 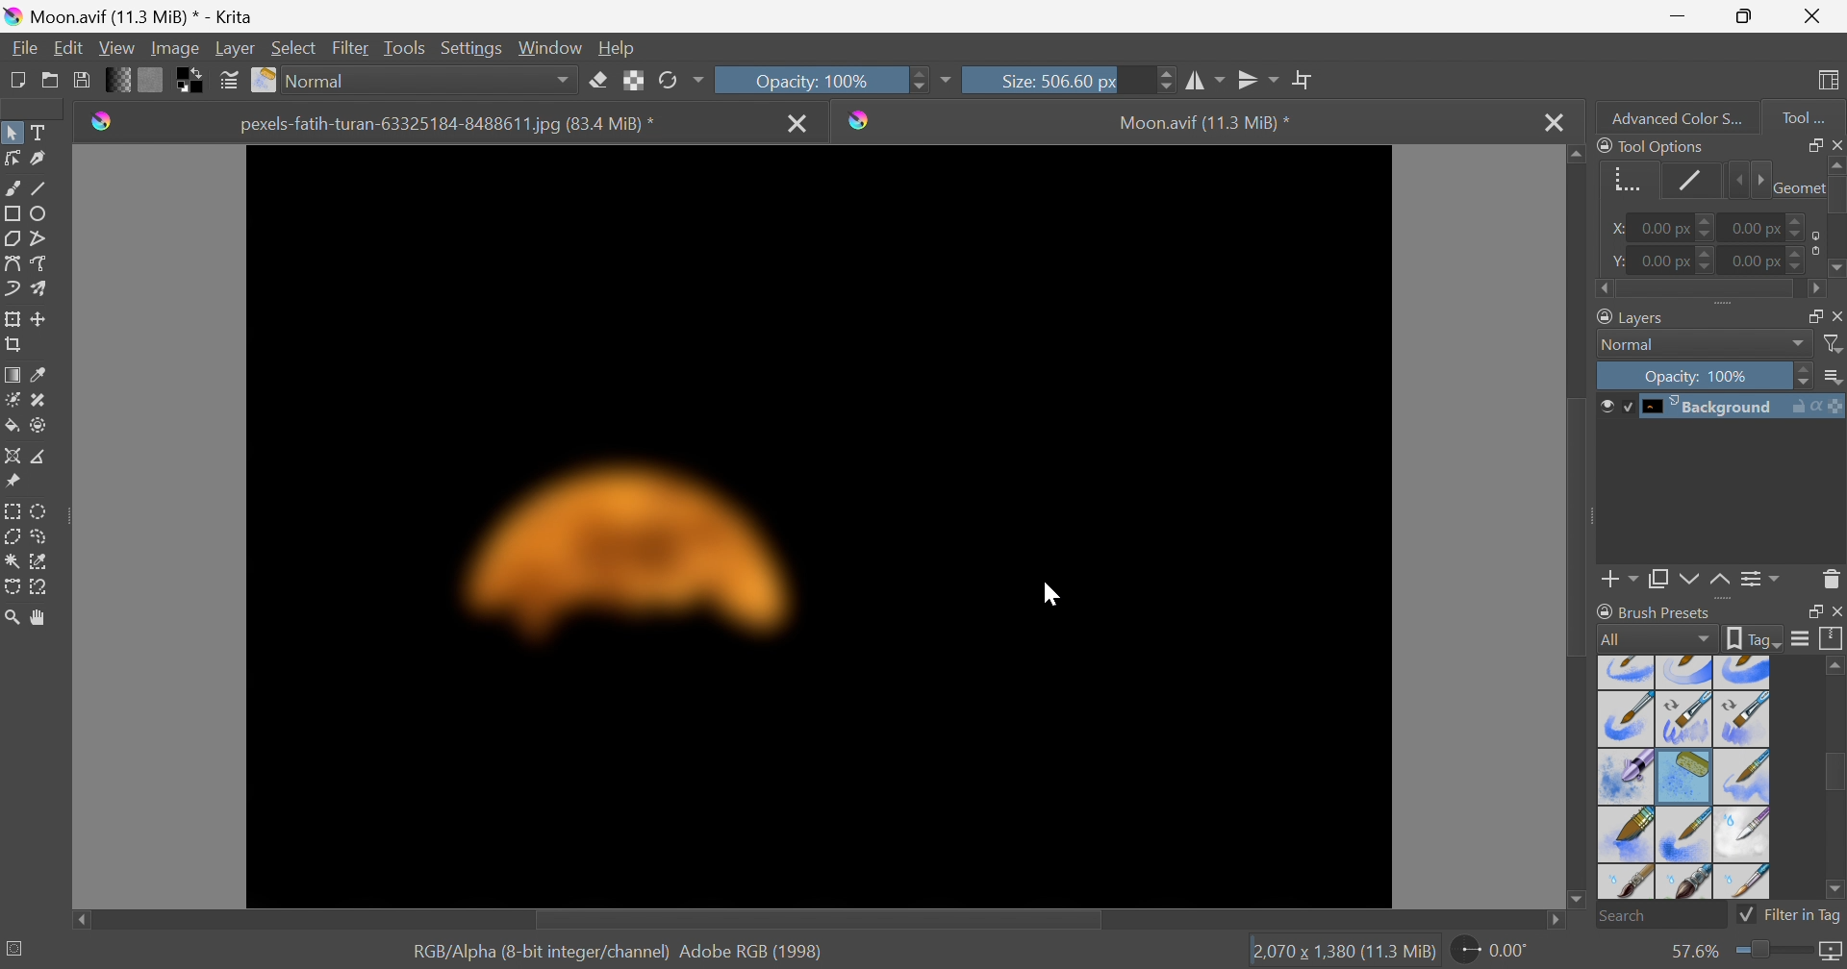 I want to click on Scroll right, so click(x=1815, y=289).